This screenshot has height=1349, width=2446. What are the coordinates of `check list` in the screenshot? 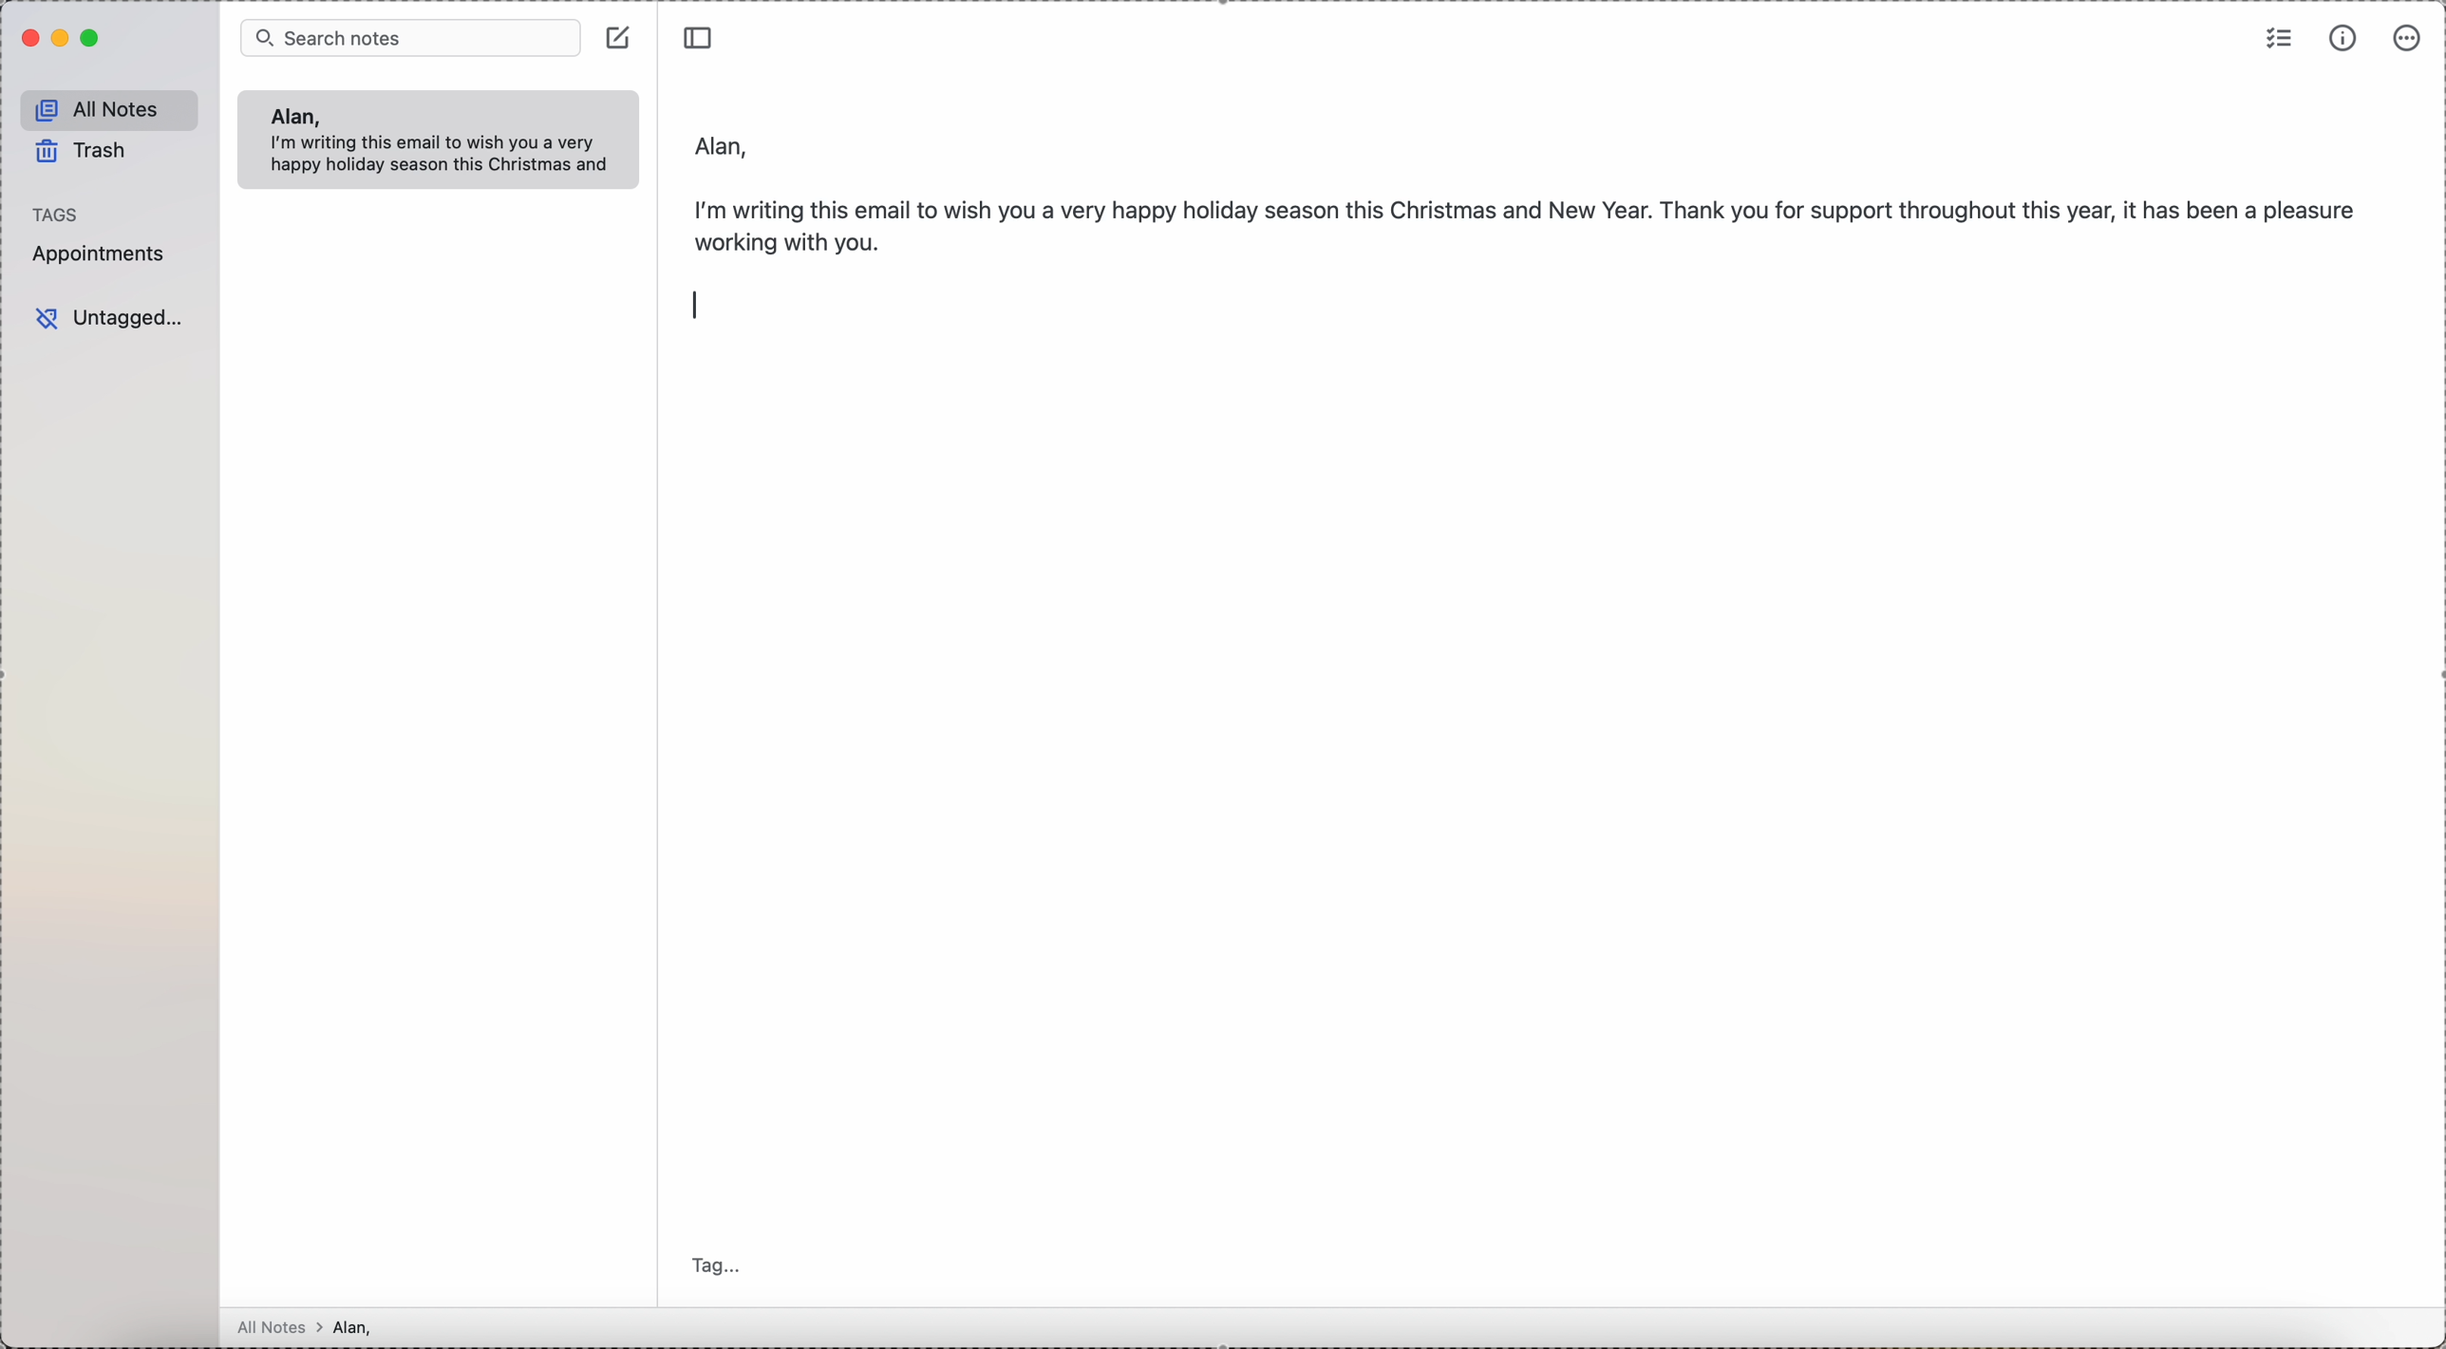 It's located at (2280, 36).